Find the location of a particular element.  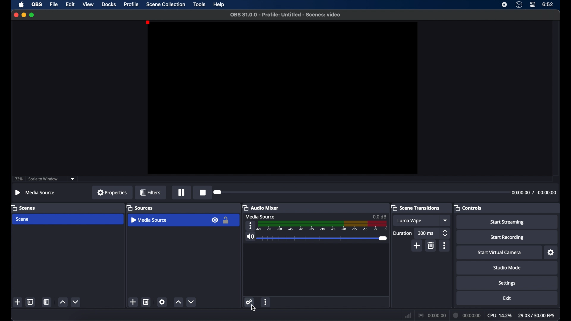

obs is located at coordinates (38, 4).